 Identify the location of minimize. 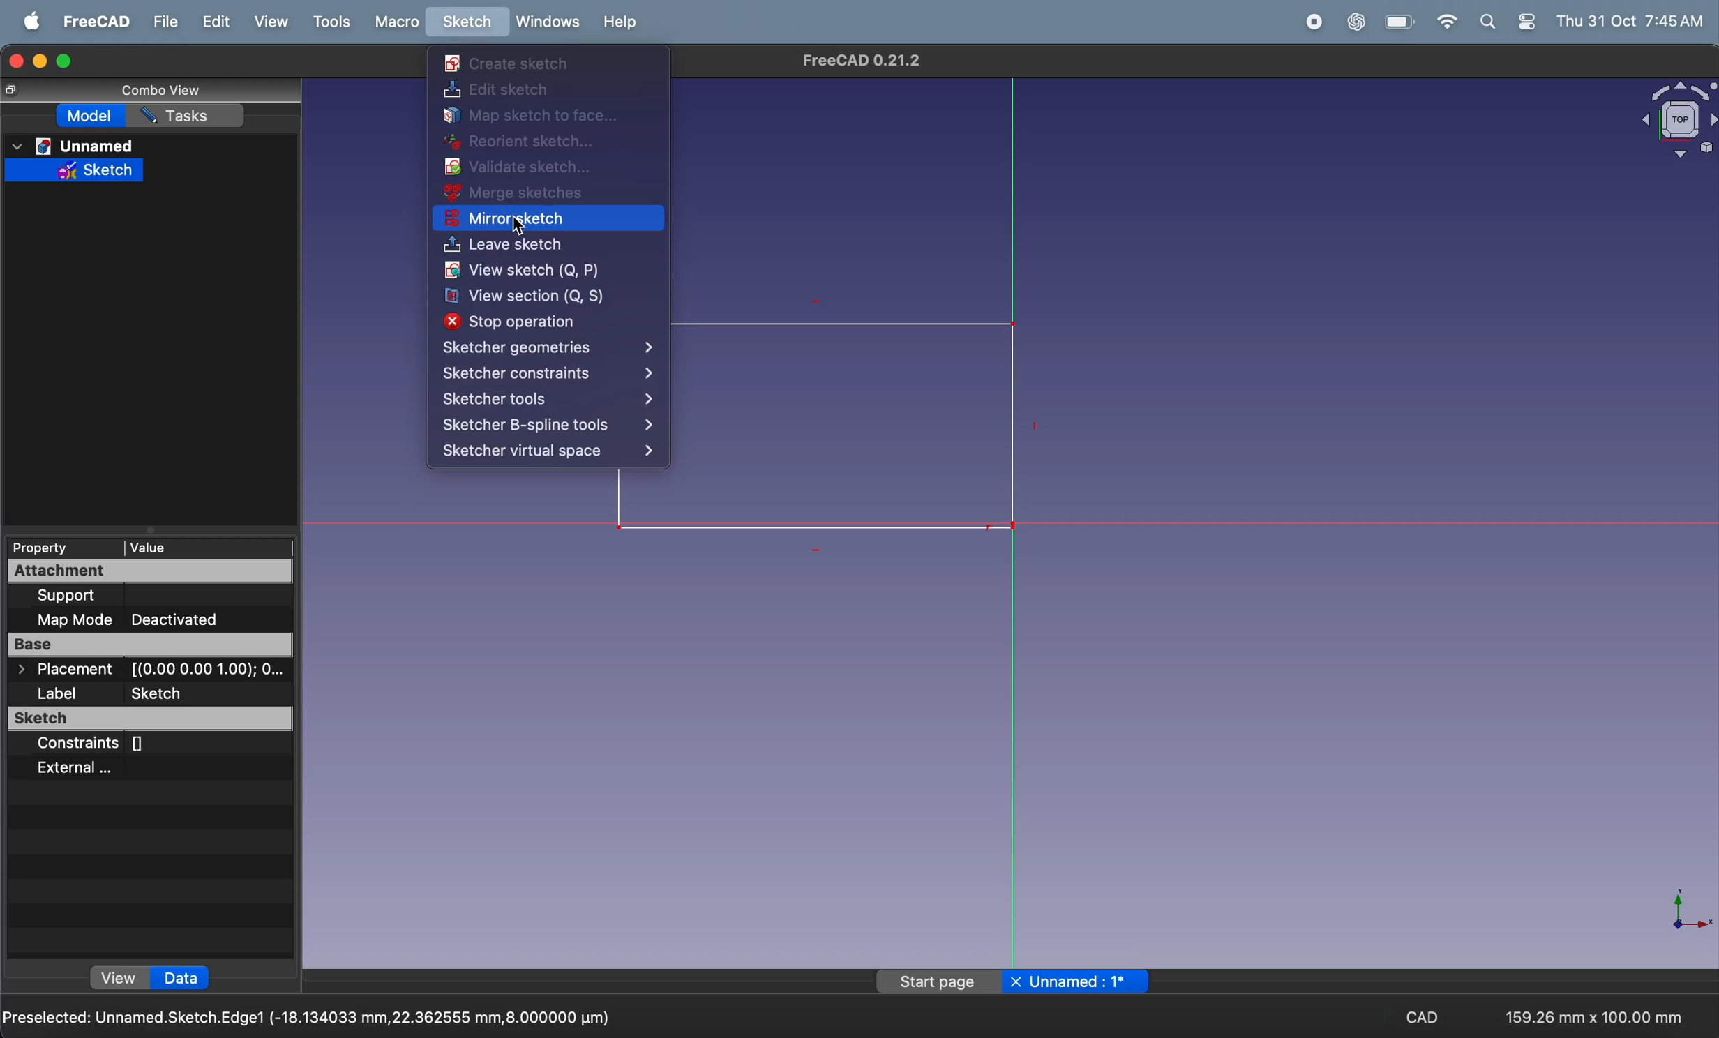
(41, 59).